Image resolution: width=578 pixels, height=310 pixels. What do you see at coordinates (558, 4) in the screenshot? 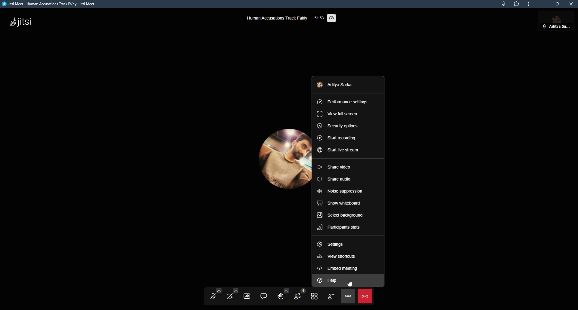
I see `maximize` at bounding box center [558, 4].